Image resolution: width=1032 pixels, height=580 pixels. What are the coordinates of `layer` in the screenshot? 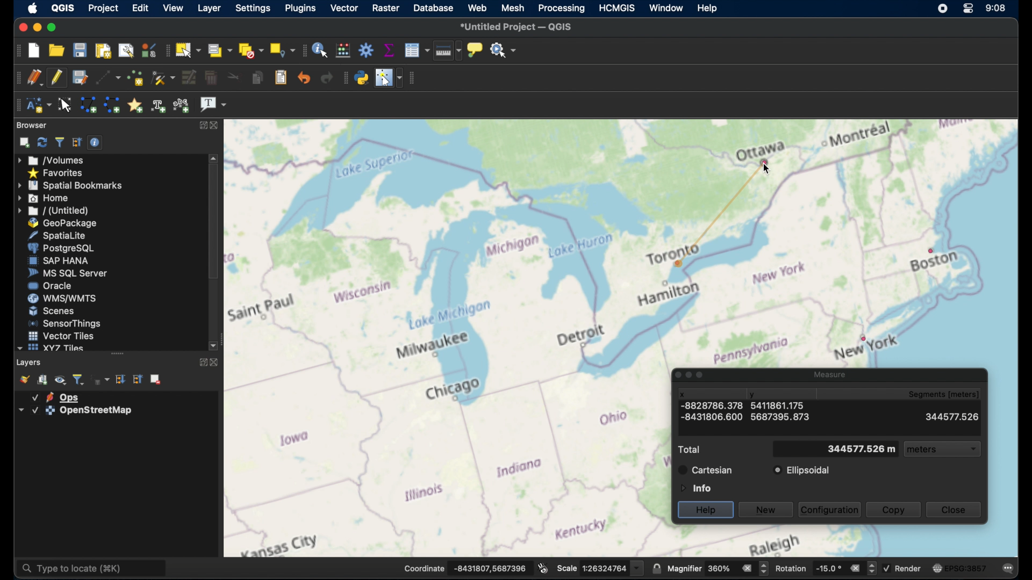 It's located at (56, 396).